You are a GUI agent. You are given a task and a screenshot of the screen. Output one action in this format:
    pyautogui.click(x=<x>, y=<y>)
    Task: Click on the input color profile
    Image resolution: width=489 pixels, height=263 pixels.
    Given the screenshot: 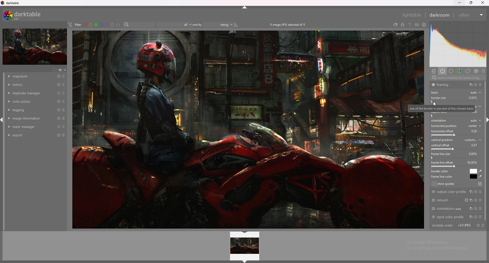 What is the action you would take?
    pyautogui.click(x=448, y=118)
    